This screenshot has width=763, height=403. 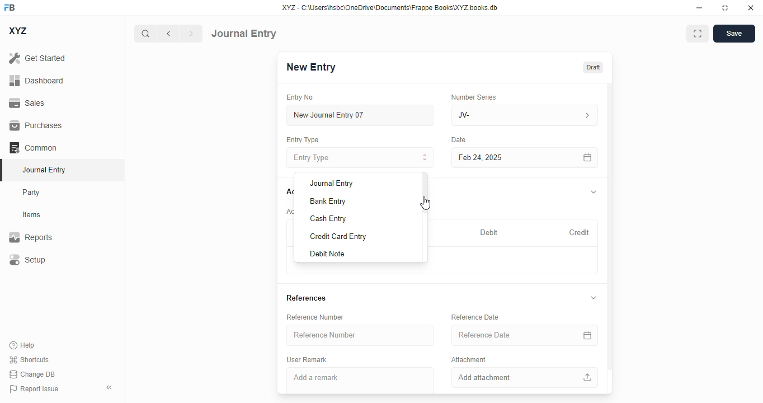 I want to click on journal entry, so click(x=244, y=34).